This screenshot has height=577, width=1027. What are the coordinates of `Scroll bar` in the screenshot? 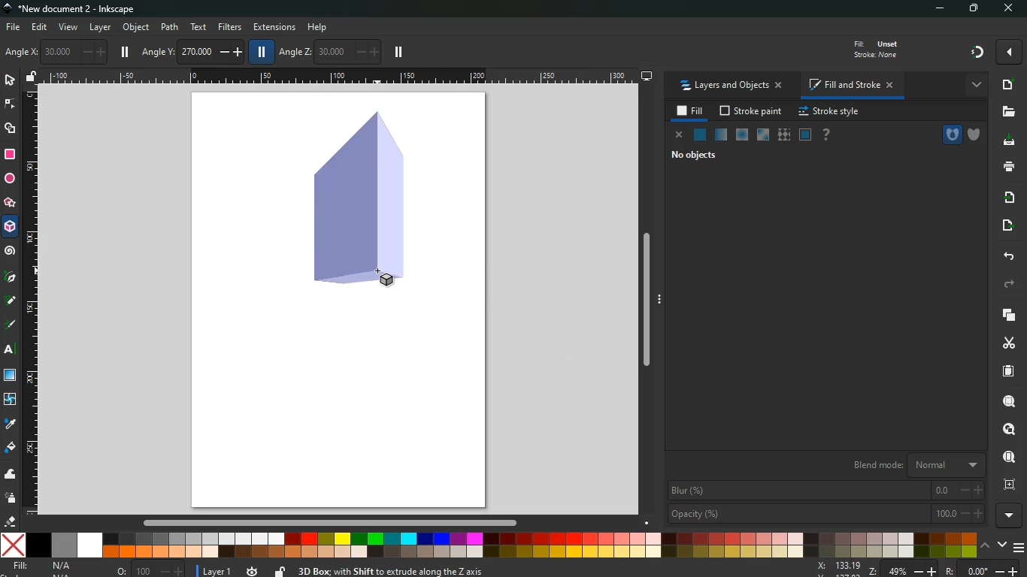 It's located at (328, 523).